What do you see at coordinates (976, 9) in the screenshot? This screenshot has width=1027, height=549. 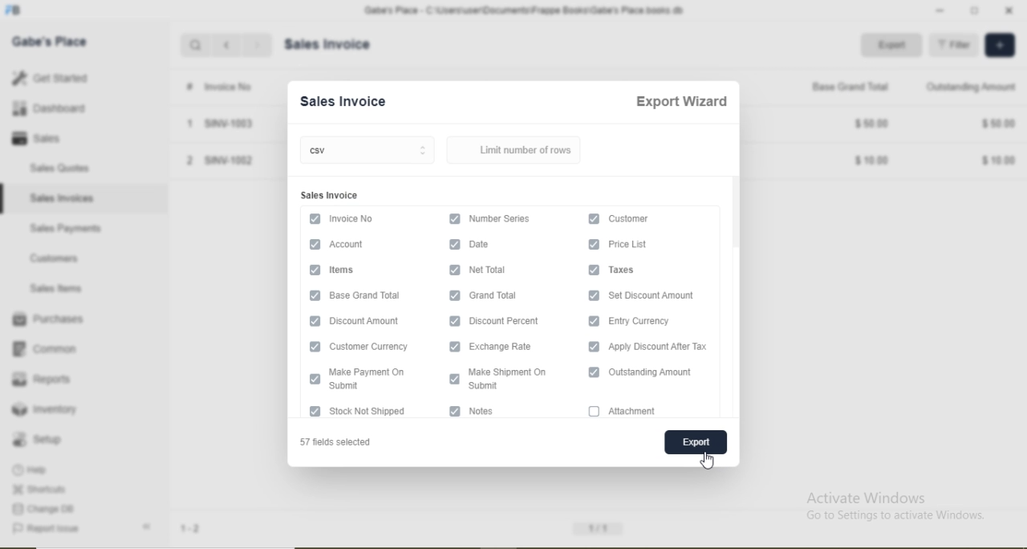 I see `maximise` at bounding box center [976, 9].